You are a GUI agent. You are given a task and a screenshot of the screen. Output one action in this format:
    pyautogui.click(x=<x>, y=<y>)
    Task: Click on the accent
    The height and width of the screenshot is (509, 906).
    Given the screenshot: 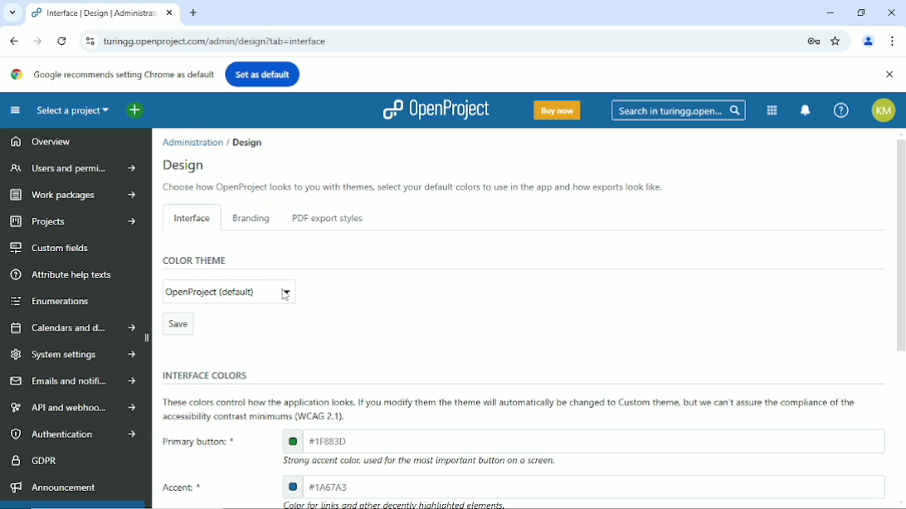 What is the action you would take?
    pyautogui.click(x=583, y=486)
    